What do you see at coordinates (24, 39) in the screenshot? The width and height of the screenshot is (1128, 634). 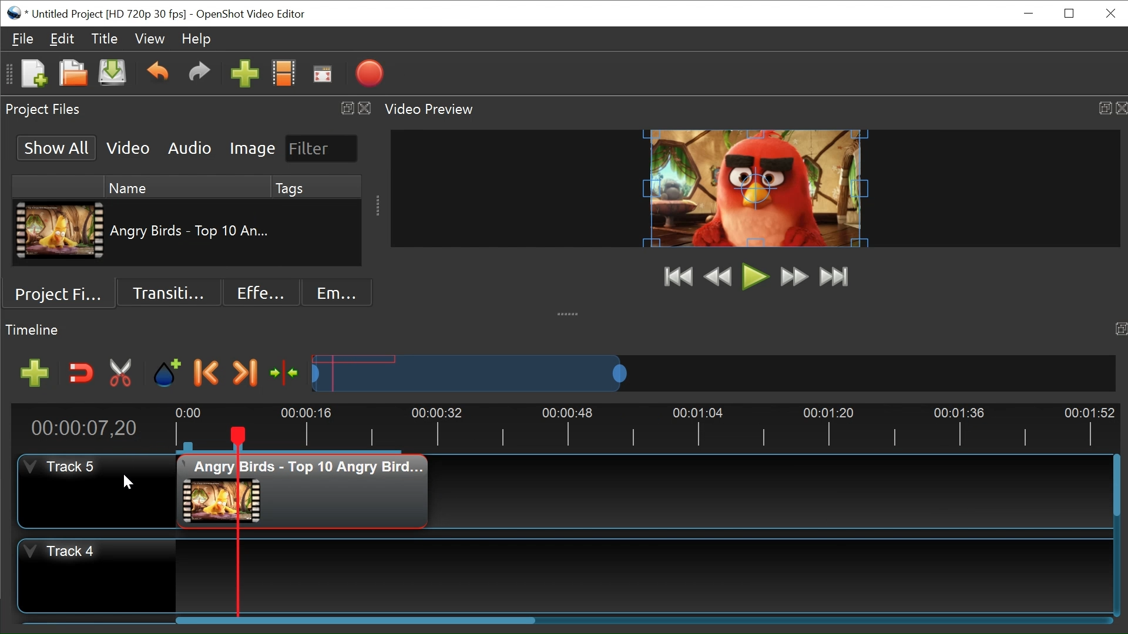 I see `File` at bounding box center [24, 39].